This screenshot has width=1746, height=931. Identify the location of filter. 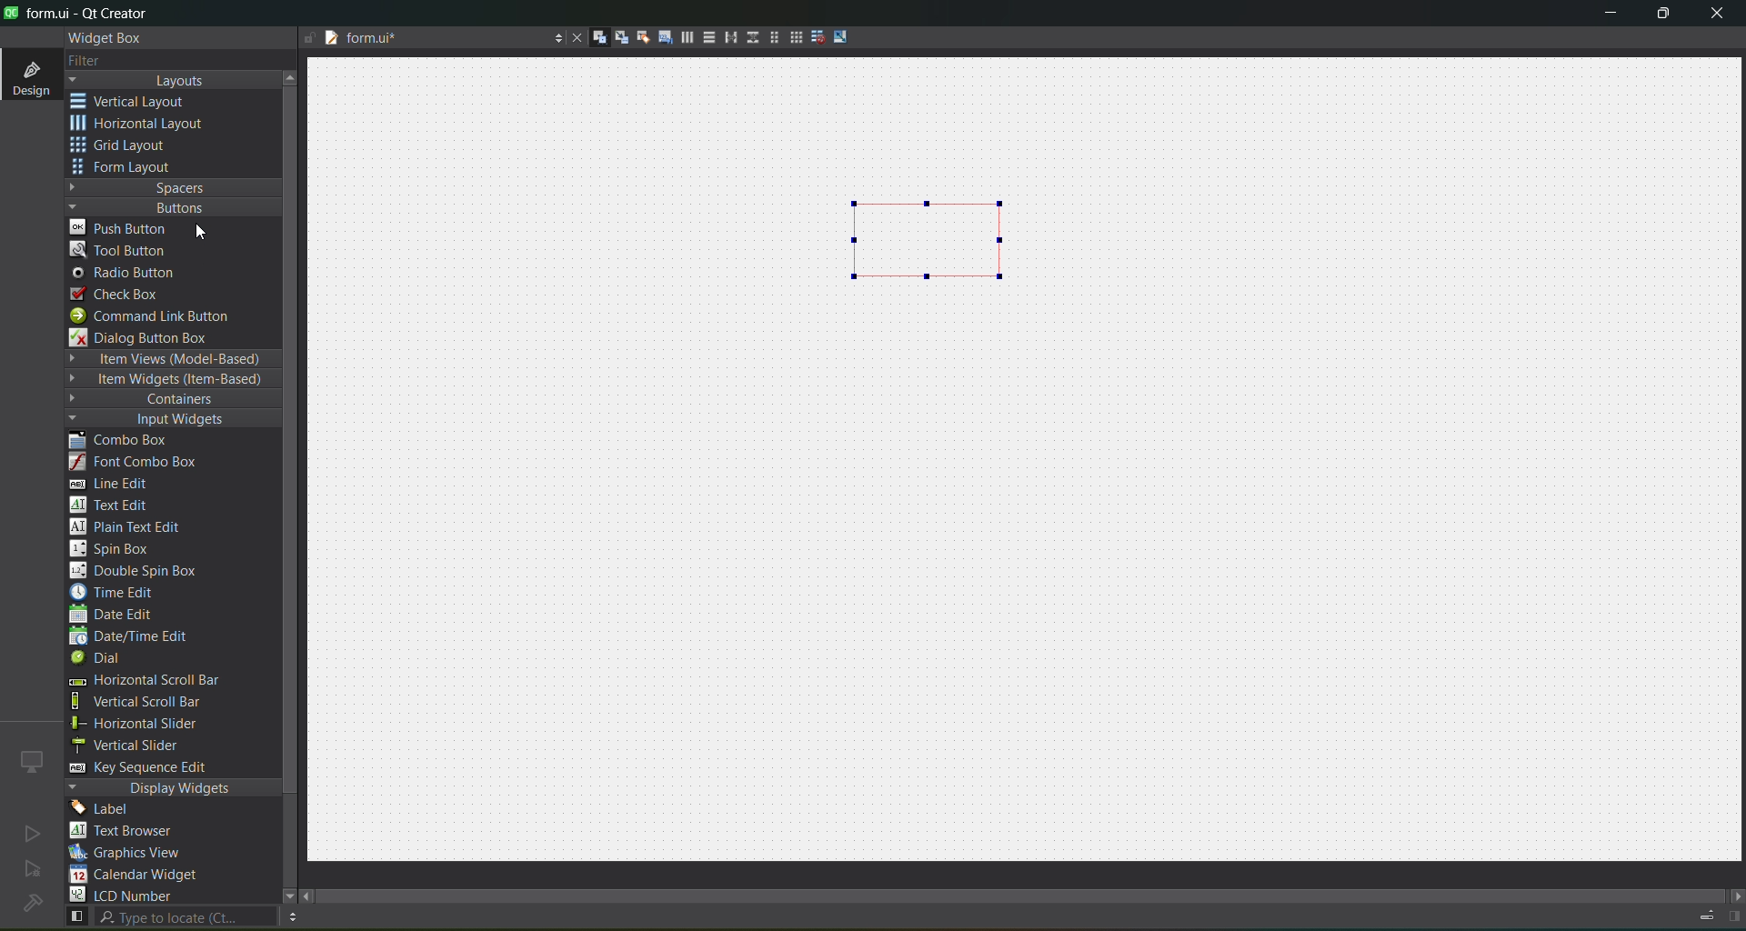
(98, 62).